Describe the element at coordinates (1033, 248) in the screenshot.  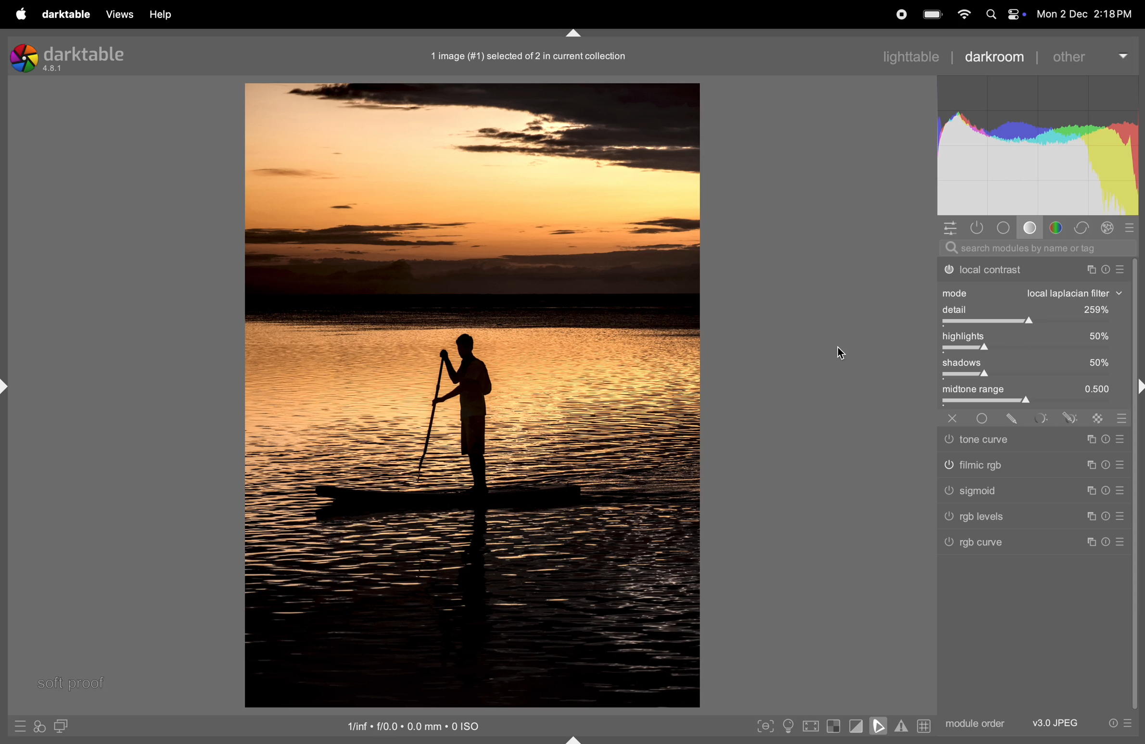
I see `search bar` at that location.